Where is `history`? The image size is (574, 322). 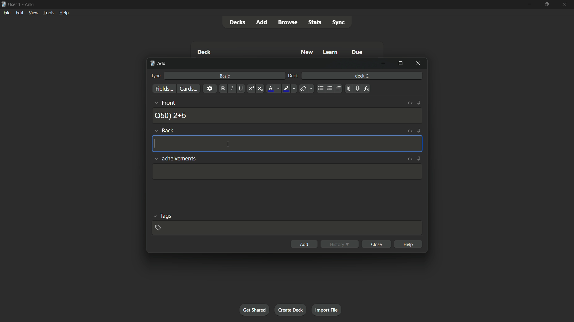 history is located at coordinates (340, 244).